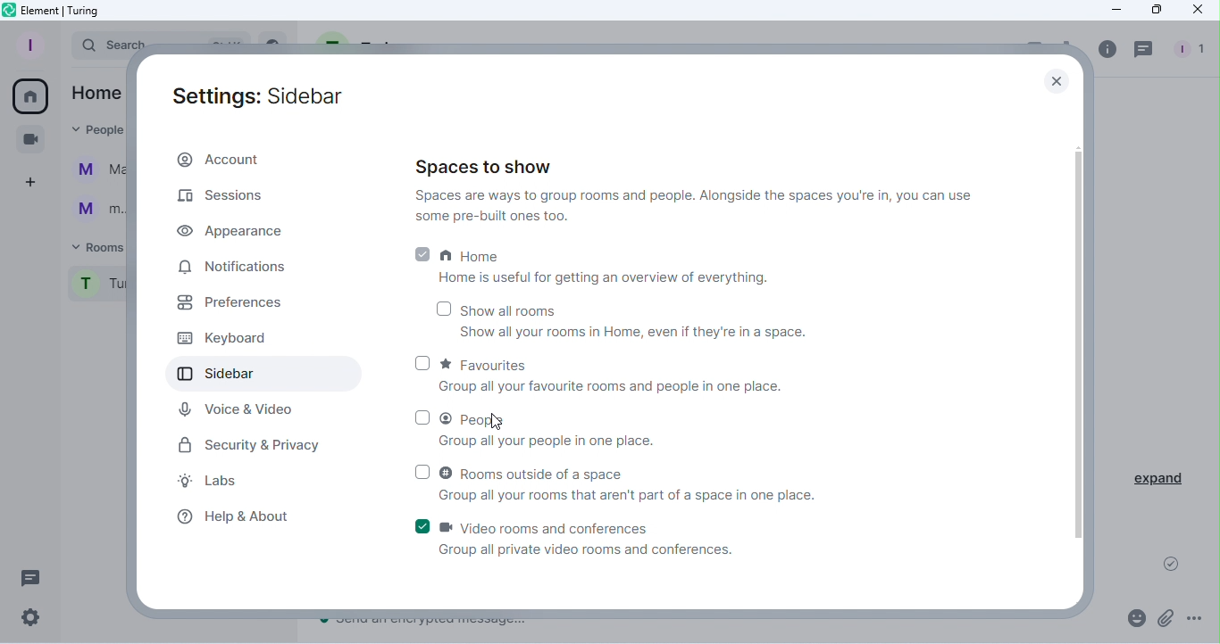 The image size is (1220, 644). Describe the element at coordinates (29, 620) in the screenshot. I see `Quick settings` at that location.